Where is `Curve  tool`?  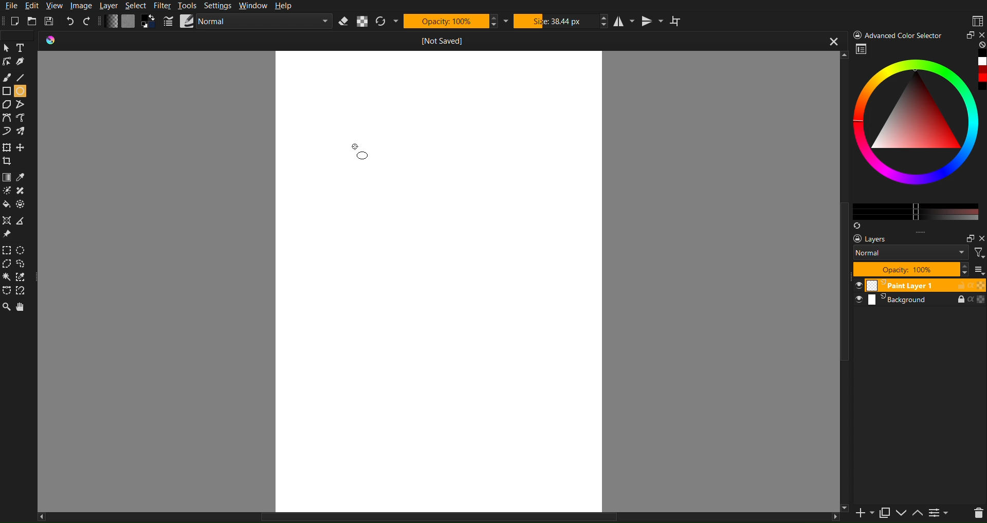 Curve  tool is located at coordinates (23, 119).